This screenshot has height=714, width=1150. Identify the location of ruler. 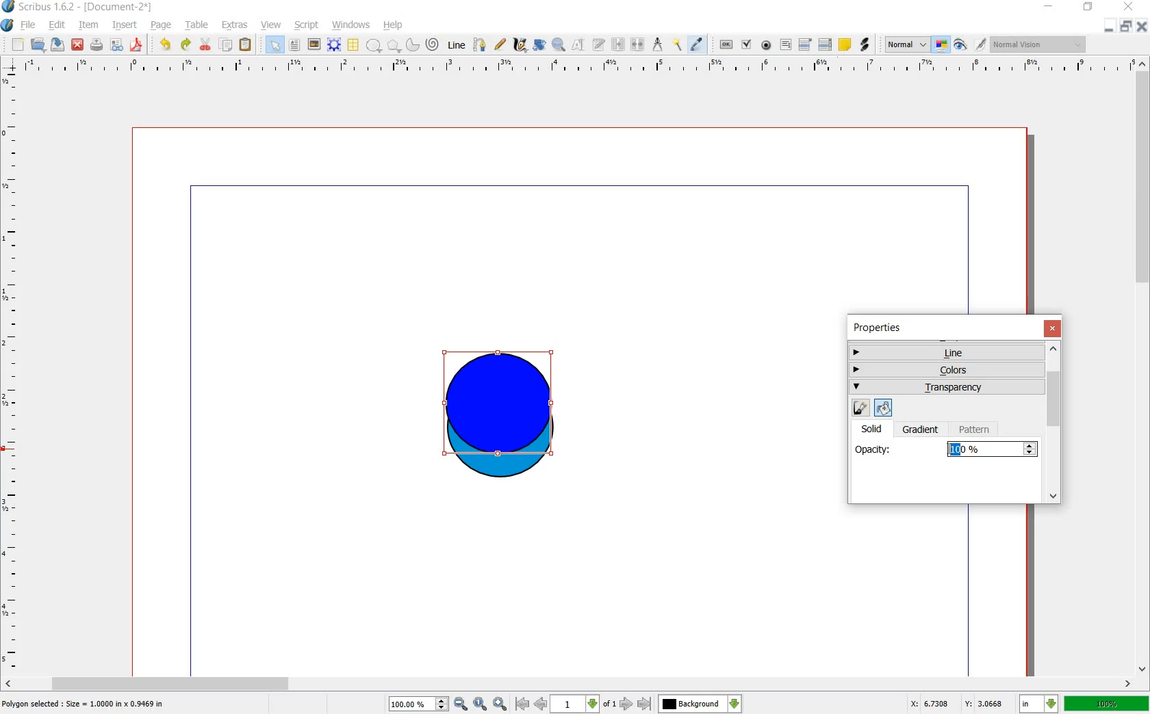
(11, 371).